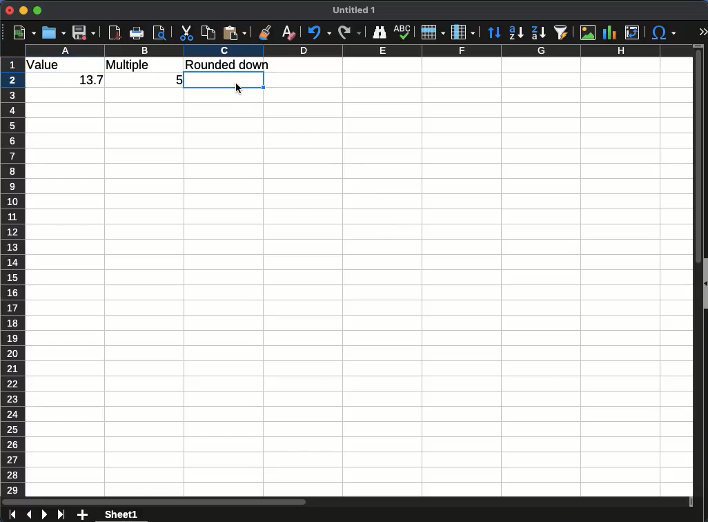  Describe the element at coordinates (228, 64) in the screenshot. I see `rounded down` at that location.